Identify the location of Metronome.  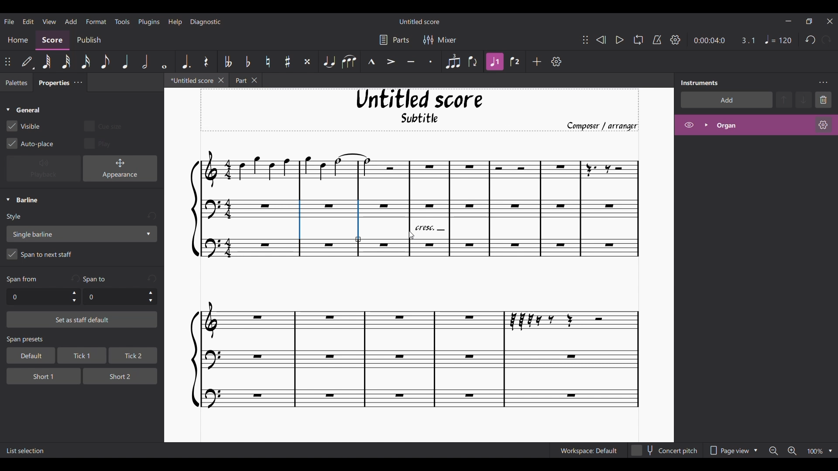
(657, 40).